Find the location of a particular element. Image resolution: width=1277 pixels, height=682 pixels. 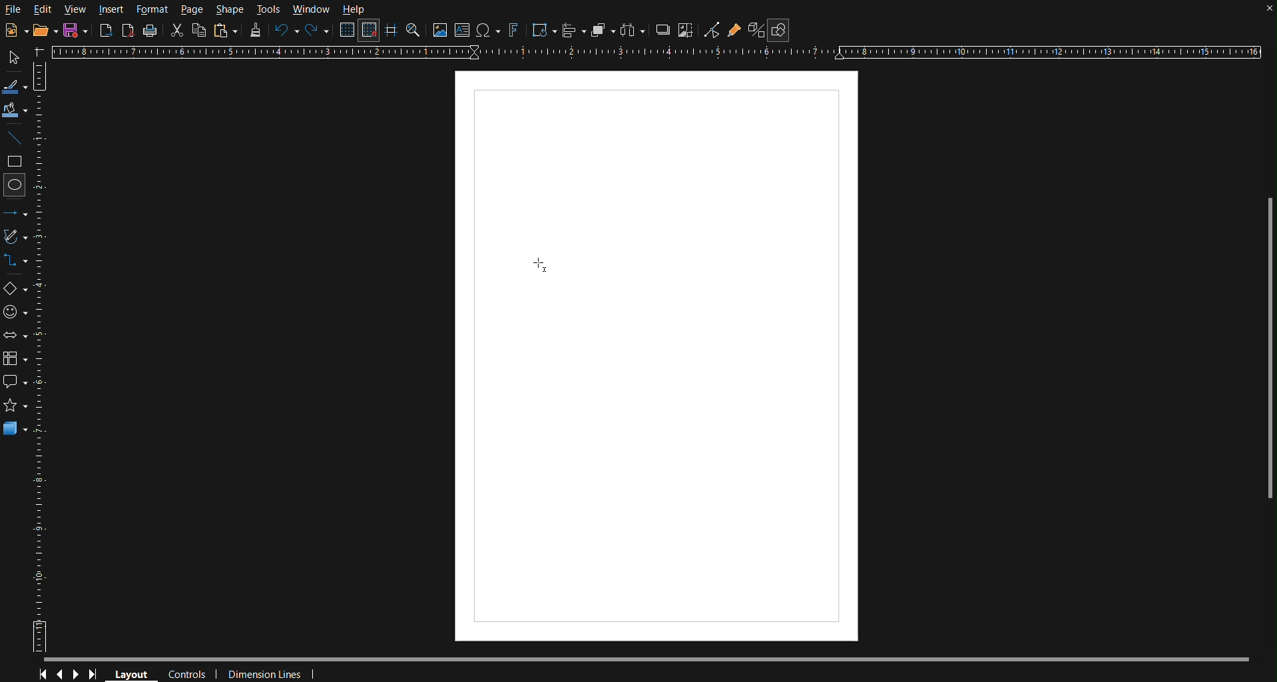

Dimension Lines is located at coordinates (266, 672).